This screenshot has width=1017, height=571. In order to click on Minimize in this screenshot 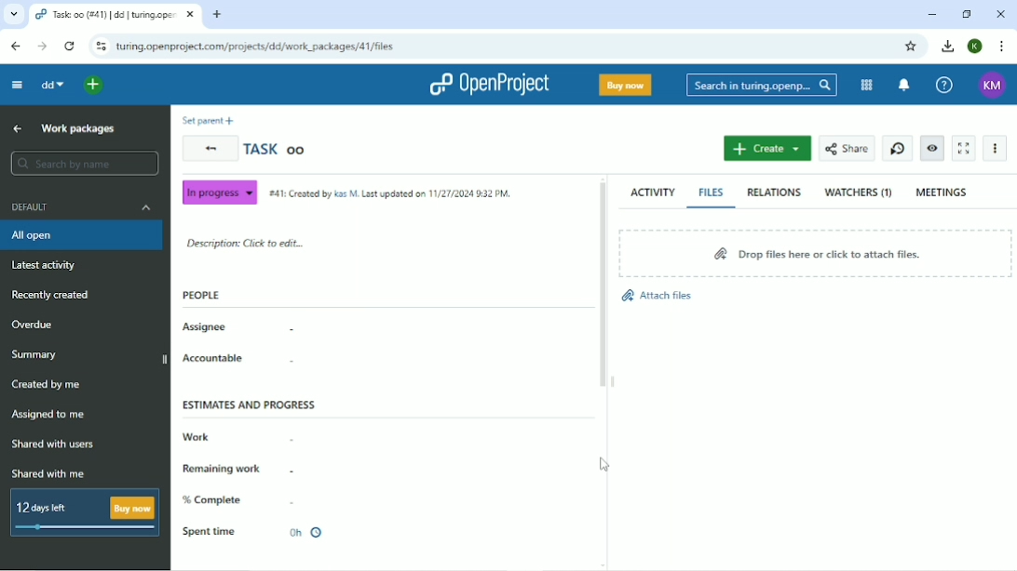, I will do `click(934, 14)`.